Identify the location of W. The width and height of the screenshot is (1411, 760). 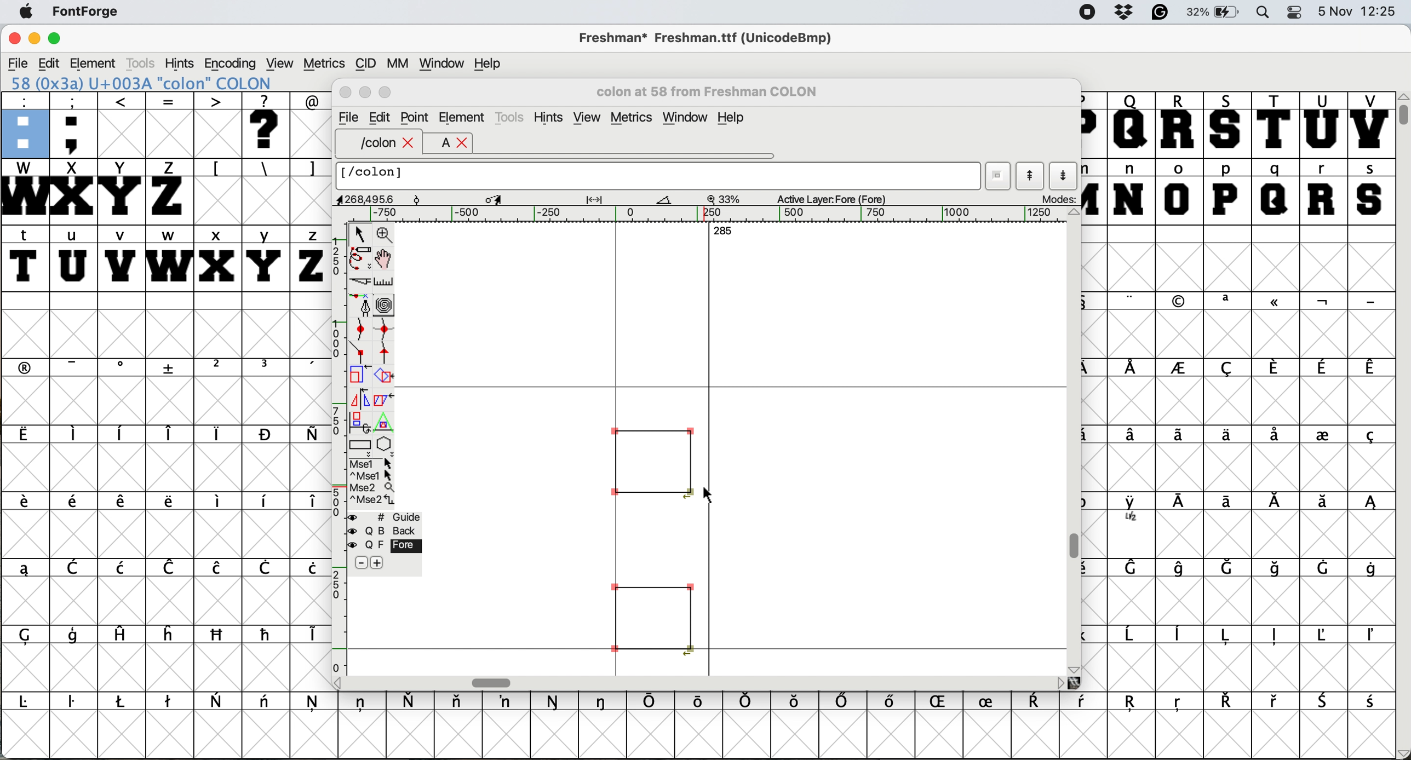
(24, 191).